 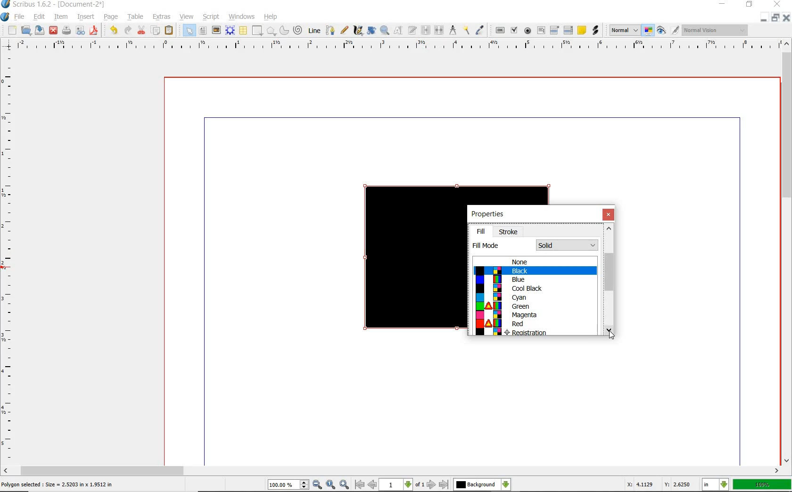 I want to click on free hand line, so click(x=344, y=30).